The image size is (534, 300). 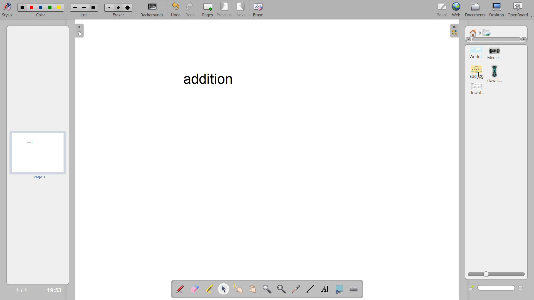 I want to click on zoom out, so click(x=281, y=288).